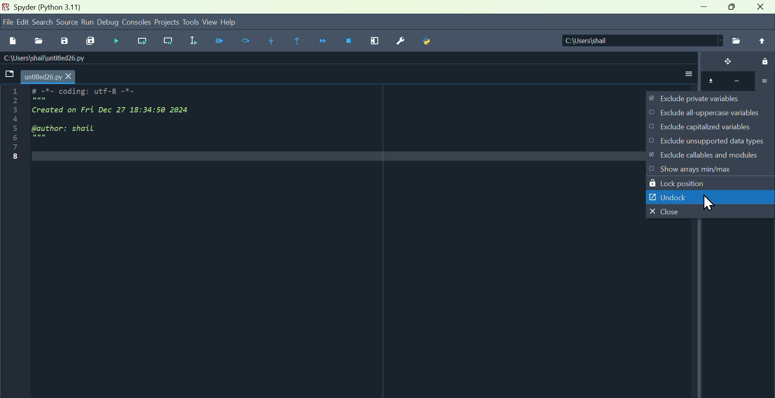 This screenshot has width=775, height=398. Describe the element at coordinates (22, 22) in the screenshot. I see `` at that location.